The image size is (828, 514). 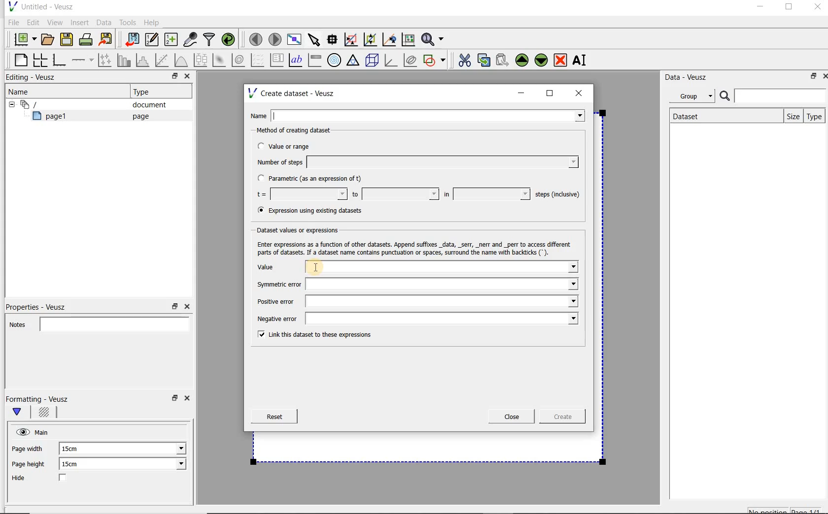 I want to click on View, so click(x=55, y=21).